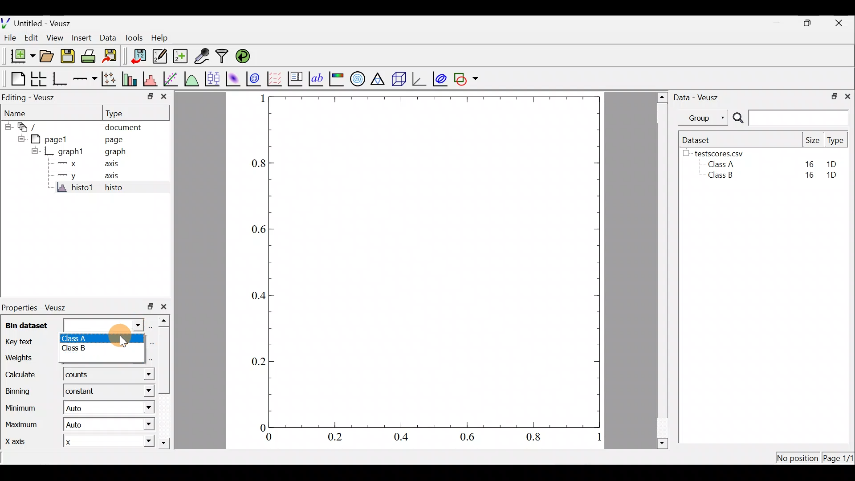  What do you see at coordinates (839, 458) in the screenshot?
I see `Page 1/1` at bounding box center [839, 458].